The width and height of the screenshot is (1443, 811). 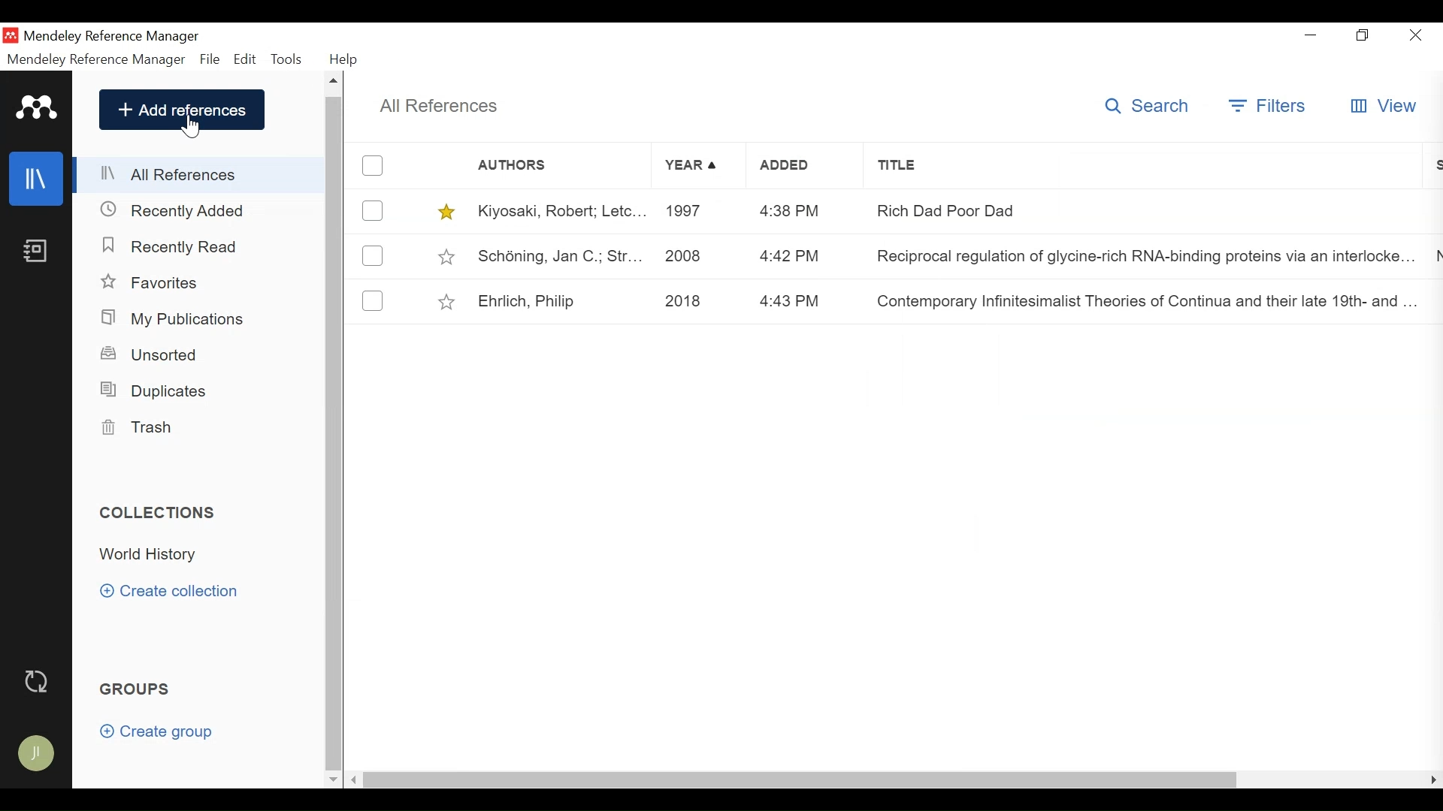 I want to click on 1997, so click(x=691, y=213).